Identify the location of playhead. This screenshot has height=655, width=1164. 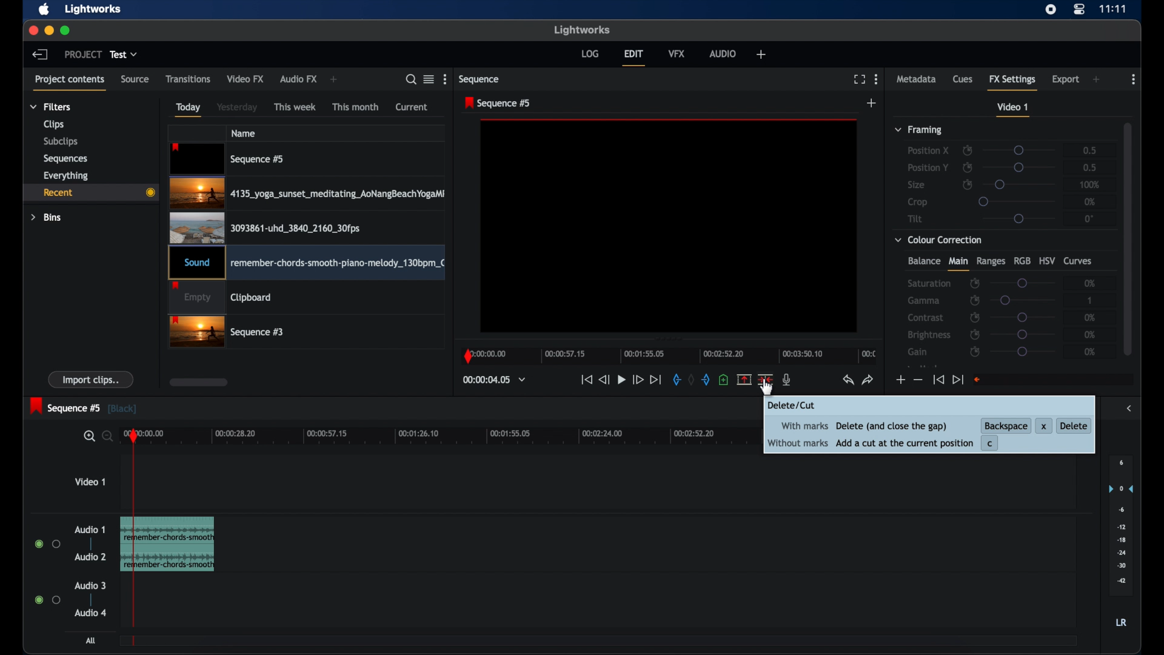
(134, 534).